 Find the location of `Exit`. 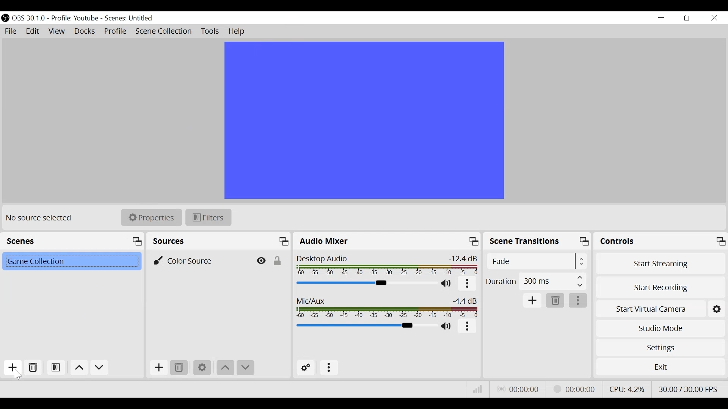

Exit is located at coordinates (661, 367).